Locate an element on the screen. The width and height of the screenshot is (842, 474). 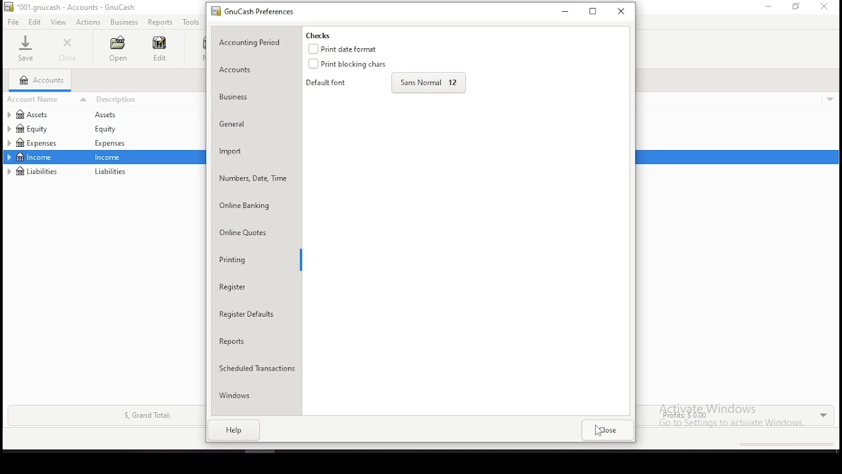
business is located at coordinates (124, 22).